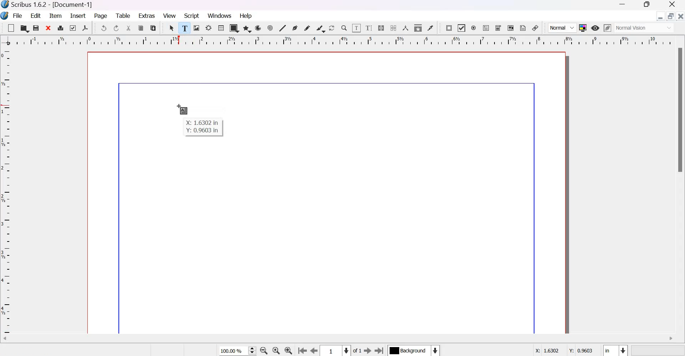  I want to click on Table, so click(221, 27).